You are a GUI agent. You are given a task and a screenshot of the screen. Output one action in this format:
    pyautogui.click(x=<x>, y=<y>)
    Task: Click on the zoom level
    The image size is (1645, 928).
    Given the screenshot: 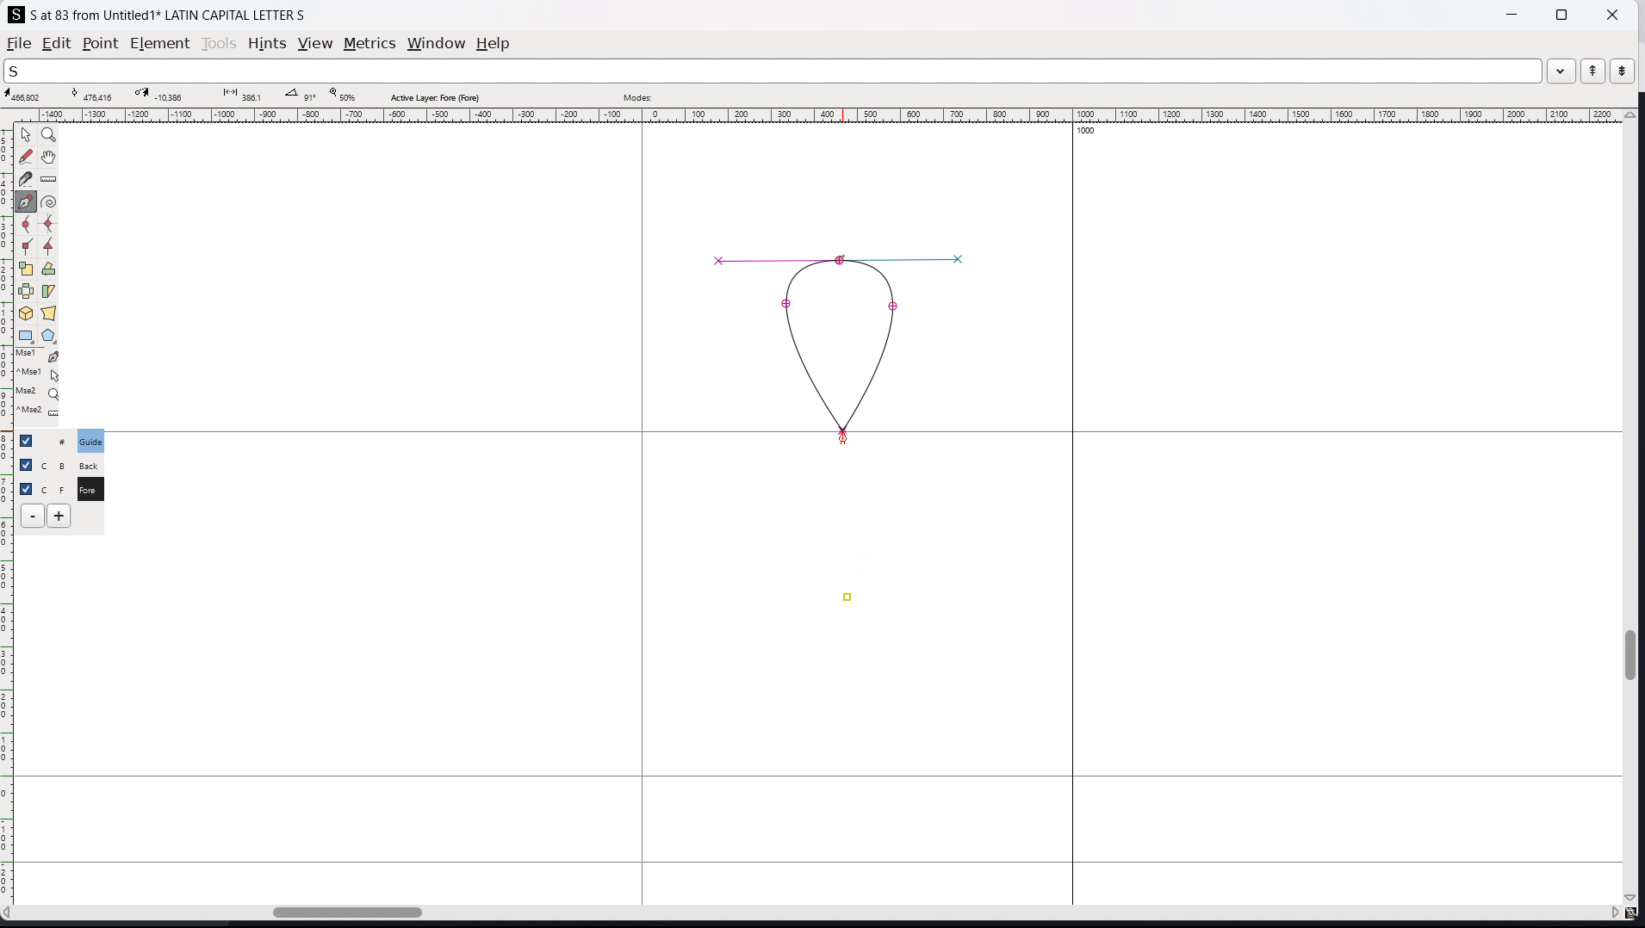 What is the action you would take?
    pyautogui.click(x=342, y=96)
    